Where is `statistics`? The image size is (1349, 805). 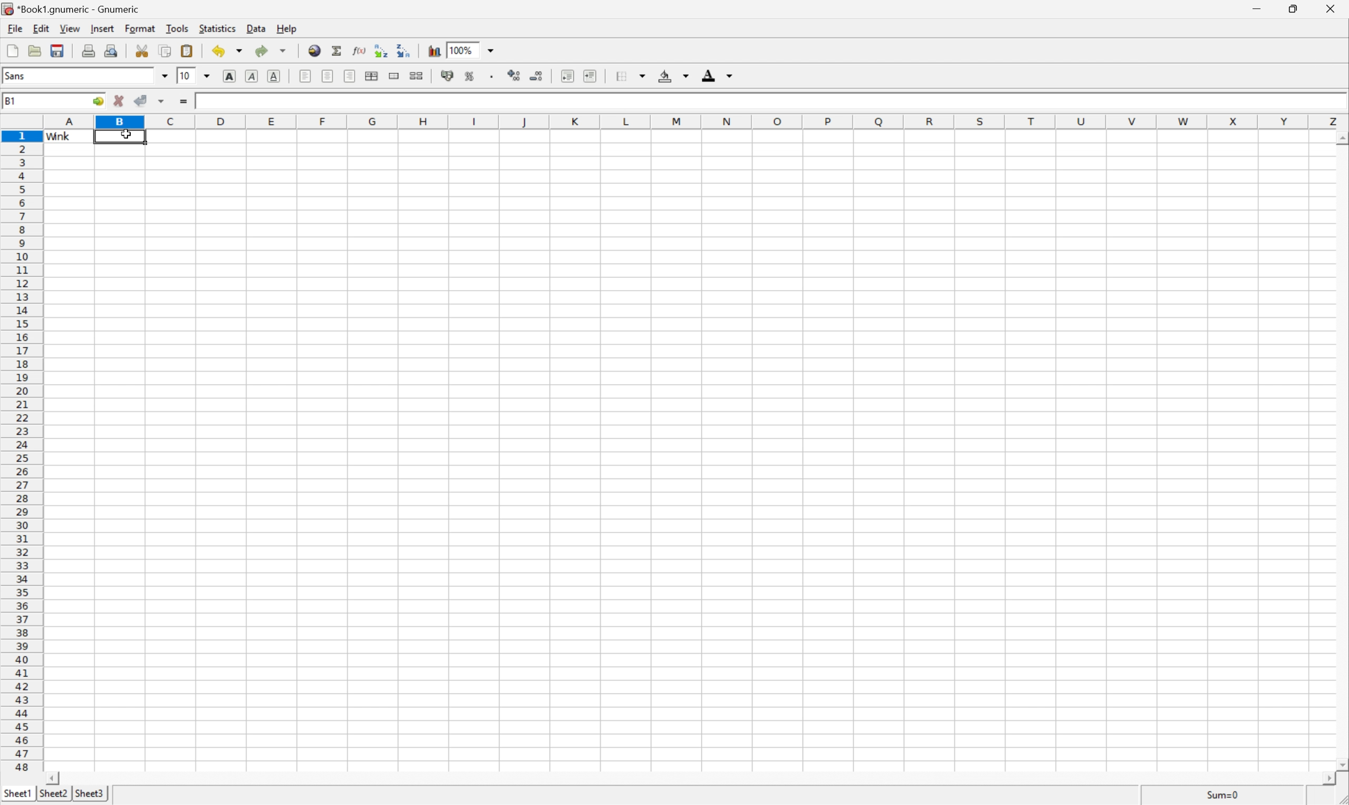
statistics is located at coordinates (215, 30).